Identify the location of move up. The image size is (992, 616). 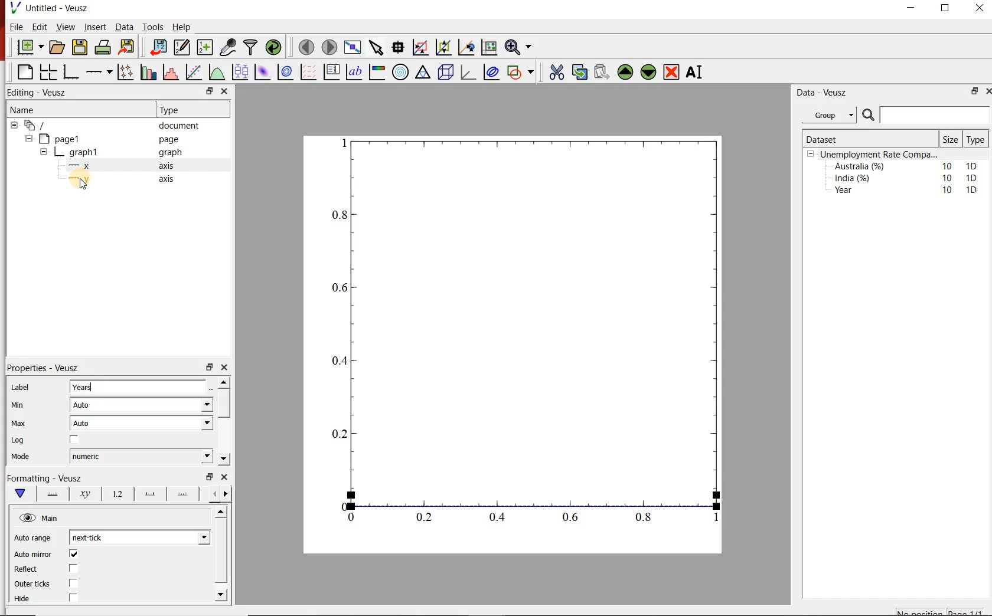
(224, 382).